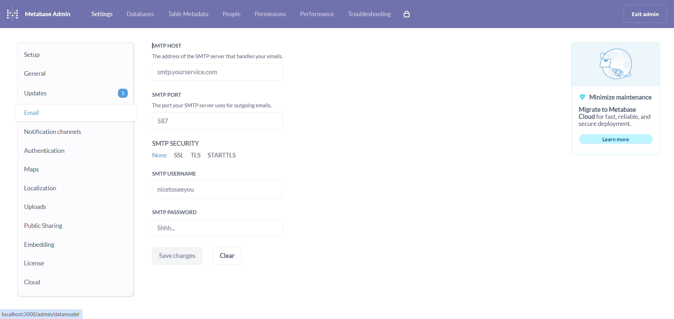  Describe the element at coordinates (177, 256) in the screenshot. I see `save changes button` at that location.